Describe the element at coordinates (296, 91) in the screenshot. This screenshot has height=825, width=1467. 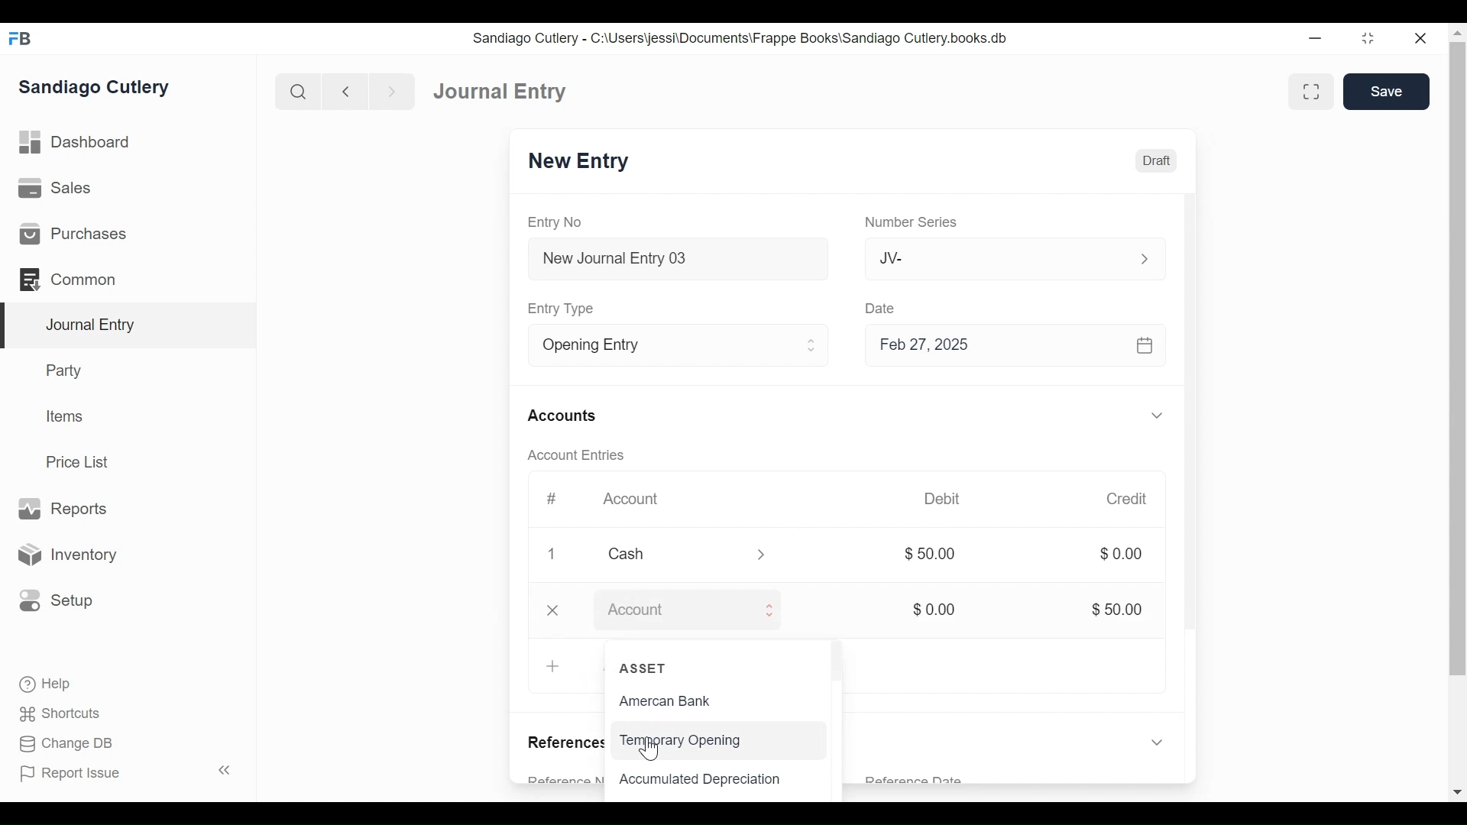
I see `Search` at that location.